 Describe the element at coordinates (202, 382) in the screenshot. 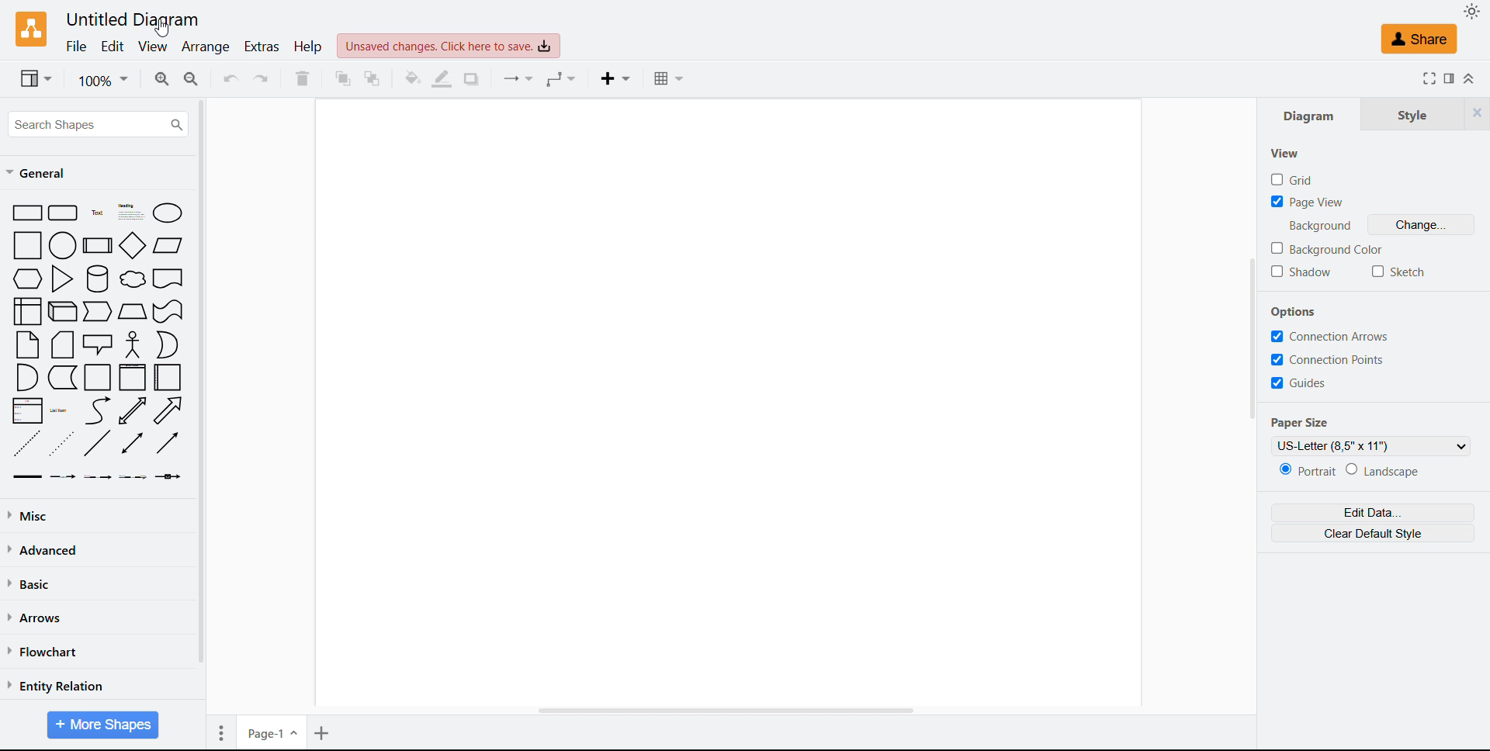

I see `Scroll bar ` at that location.